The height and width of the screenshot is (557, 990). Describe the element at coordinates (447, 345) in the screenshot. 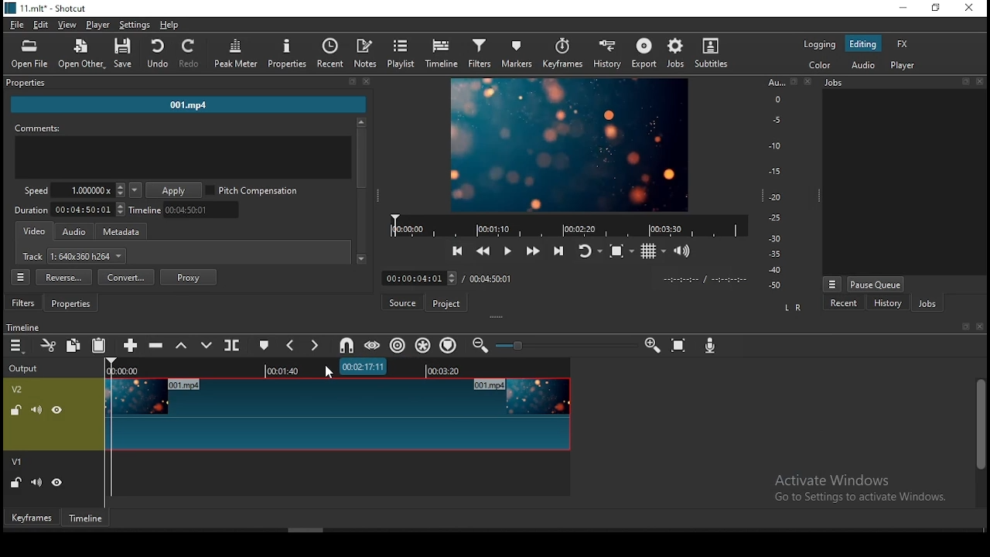

I see `ripple markers` at that location.